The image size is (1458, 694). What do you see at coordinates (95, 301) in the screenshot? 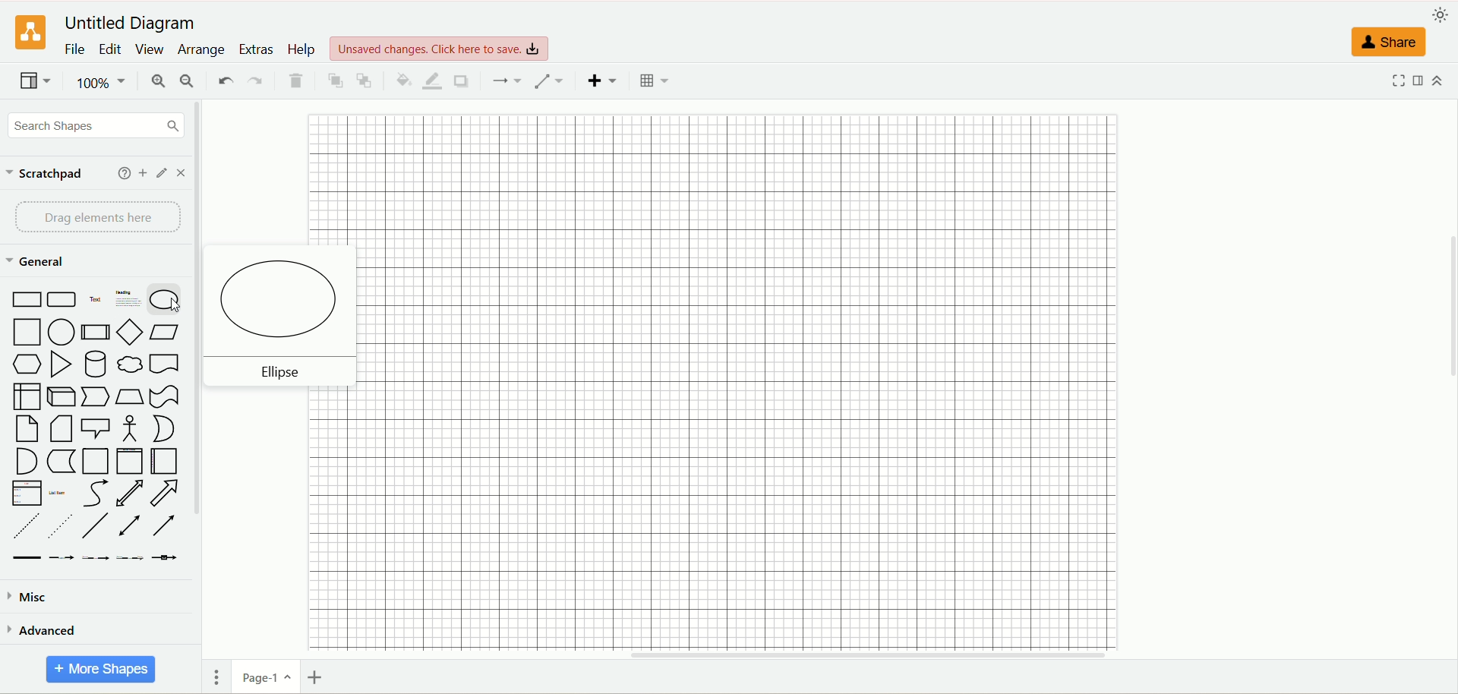
I see `text` at bounding box center [95, 301].